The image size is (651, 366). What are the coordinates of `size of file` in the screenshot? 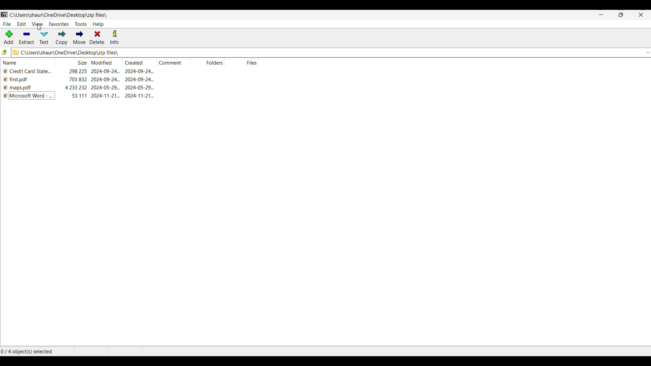 It's located at (79, 72).